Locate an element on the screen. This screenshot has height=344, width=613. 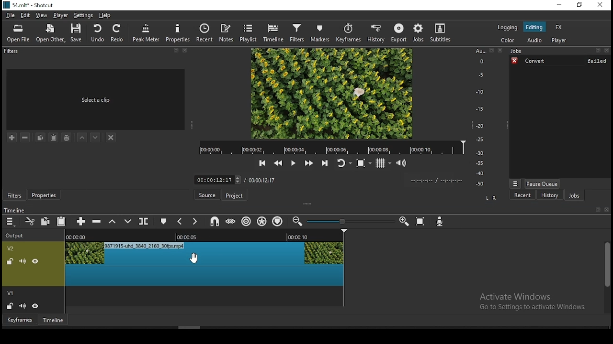
zoom timeline out is located at coordinates (403, 222).